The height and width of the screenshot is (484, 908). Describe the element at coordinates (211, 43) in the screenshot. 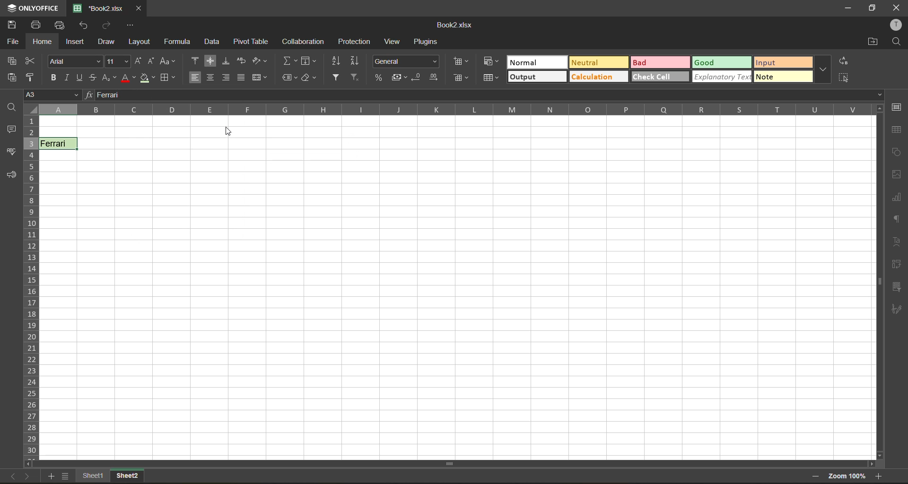

I see `data` at that location.